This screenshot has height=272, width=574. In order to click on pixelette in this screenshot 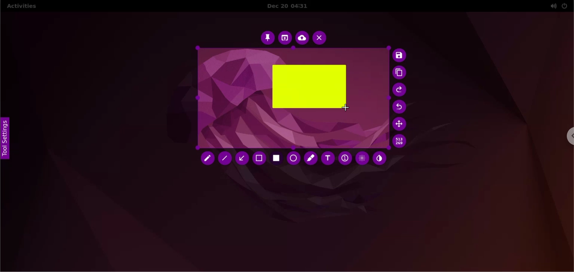, I will do `click(362, 158)`.